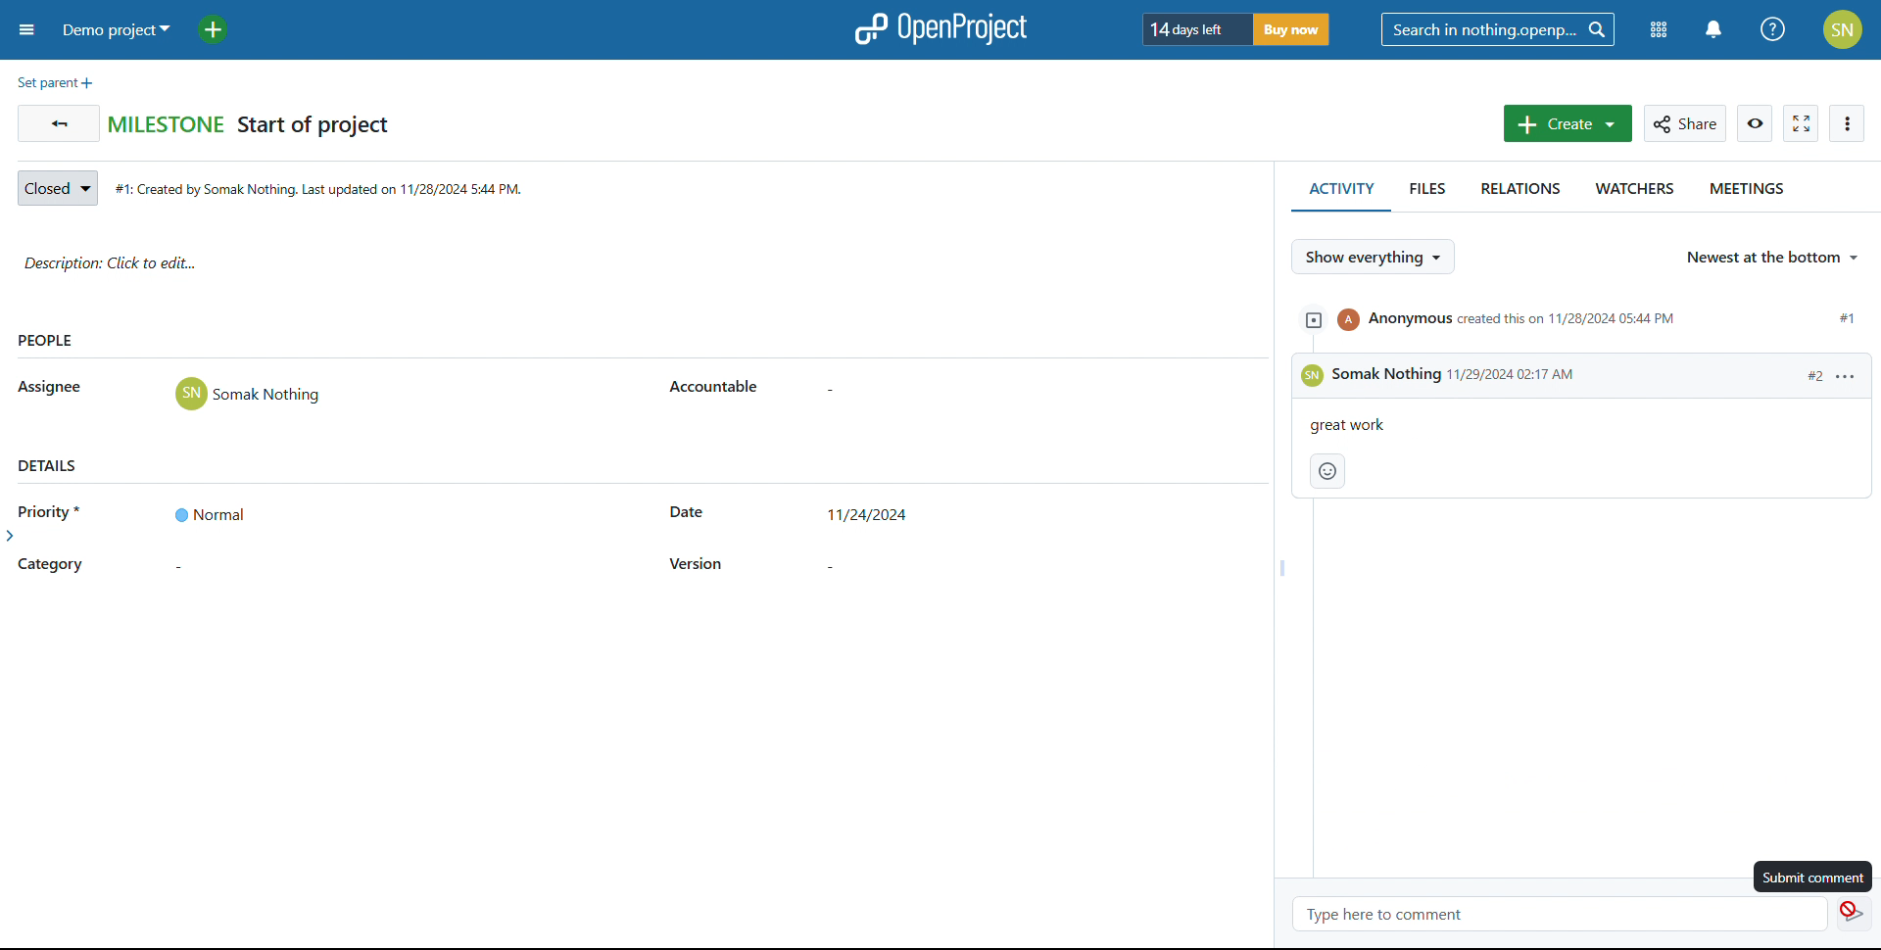 The width and height of the screenshot is (1881, 950). What do you see at coordinates (1372, 256) in the screenshot?
I see `selct what to show` at bounding box center [1372, 256].